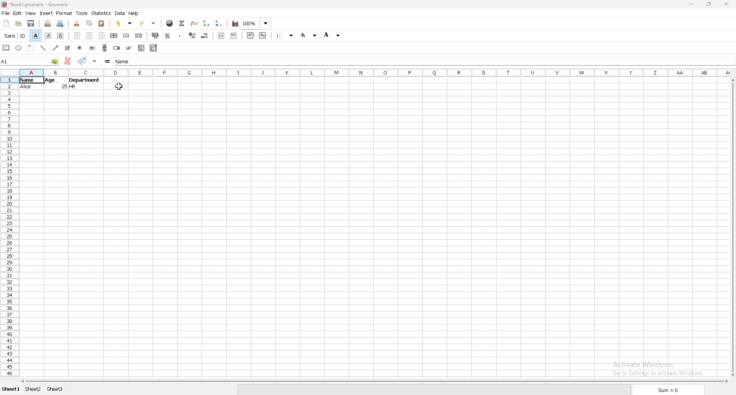 The width and height of the screenshot is (736, 395). What do you see at coordinates (48, 36) in the screenshot?
I see `italic` at bounding box center [48, 36].